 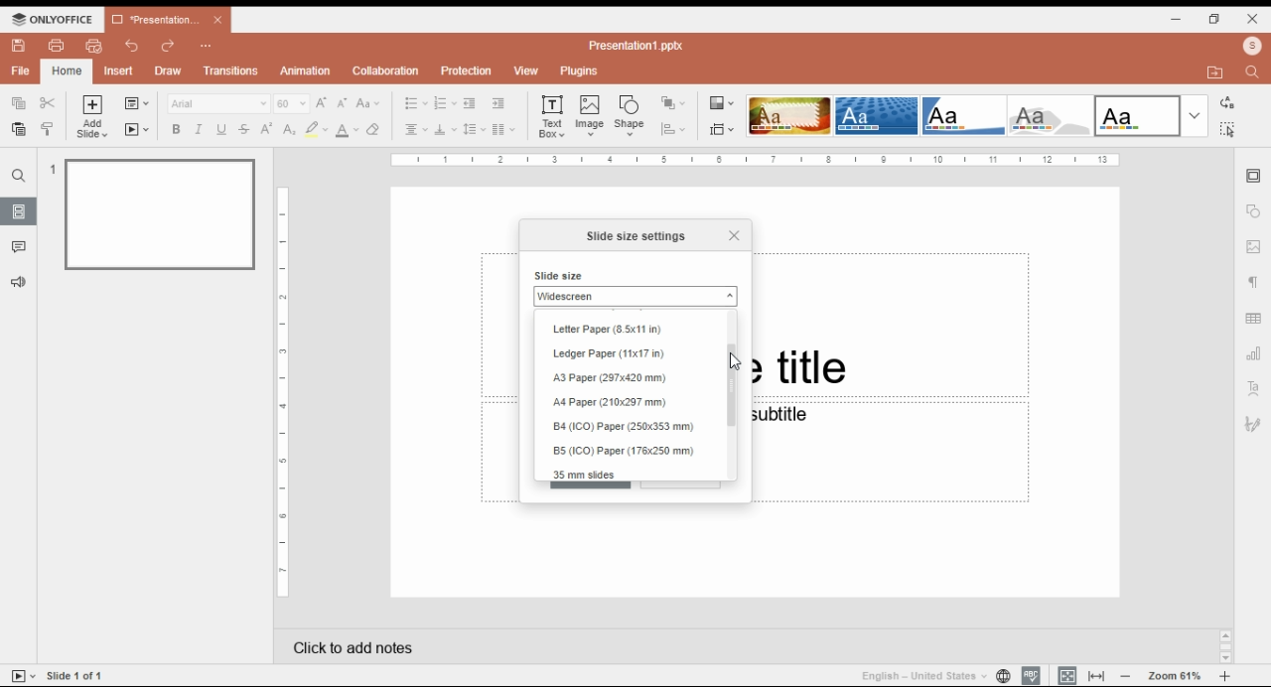 I want to click on zoom out, so click(x=1126, y=675).